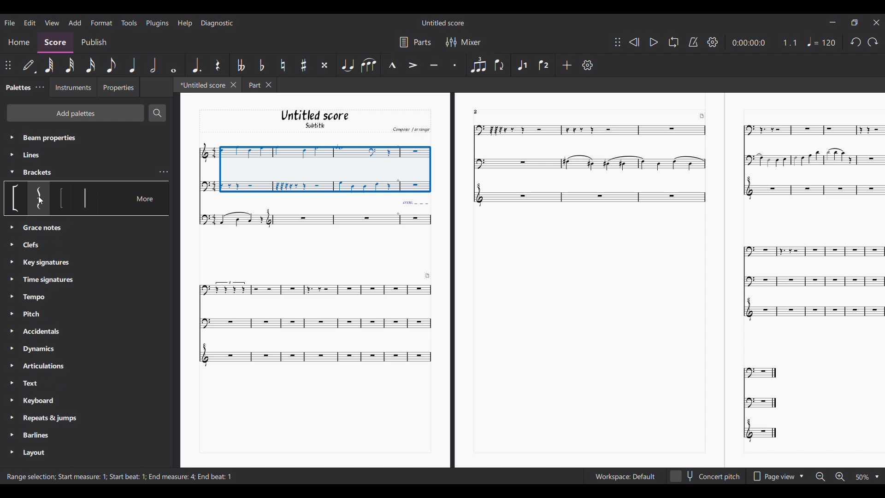 The width and height of the screenshot is (885, 498). Describe the element at coordinates (133, 65) in the screenshot. I see `Quarter note` at that location.